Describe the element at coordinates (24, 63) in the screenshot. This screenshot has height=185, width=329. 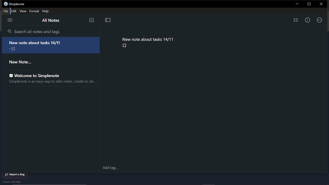
I see `New Note...` at that location.